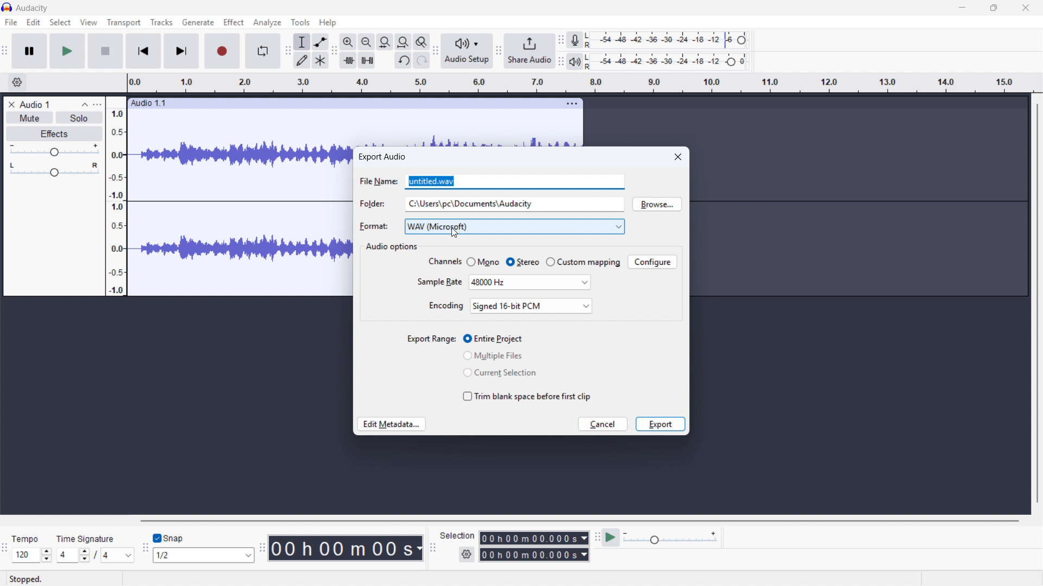 The image size is (1043, 586). Describe the element at coordinates (287, 50) in the screenshot. I see `Tools toolbar ` at that location.